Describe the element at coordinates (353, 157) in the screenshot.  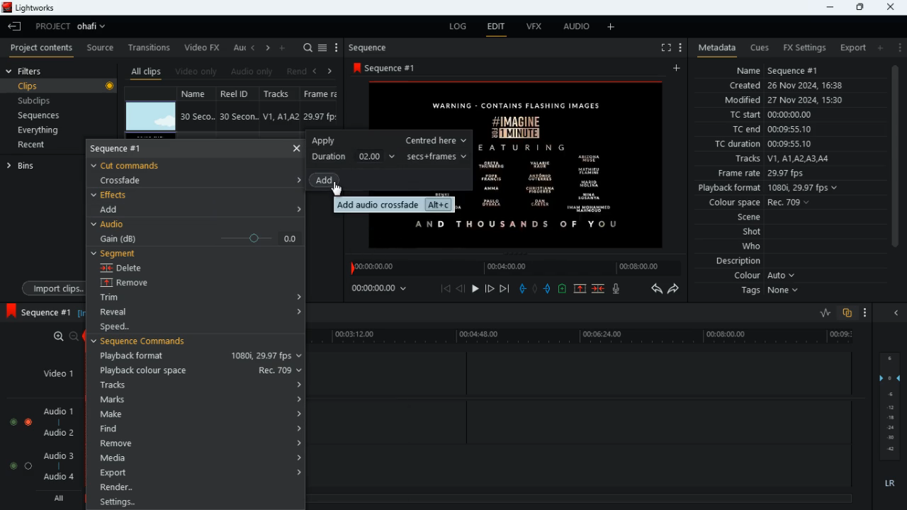
I see `duration` at that location.